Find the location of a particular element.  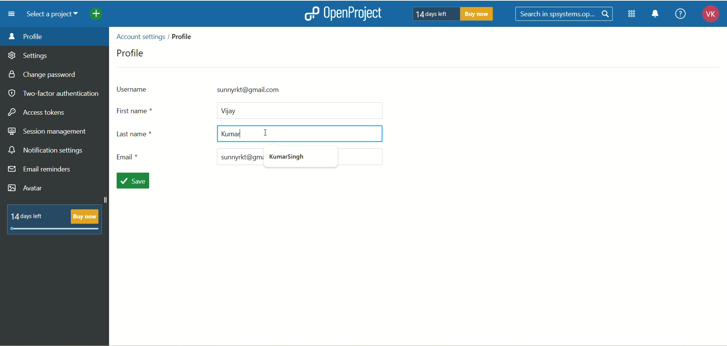

notification is located at coordinates (658, 15).